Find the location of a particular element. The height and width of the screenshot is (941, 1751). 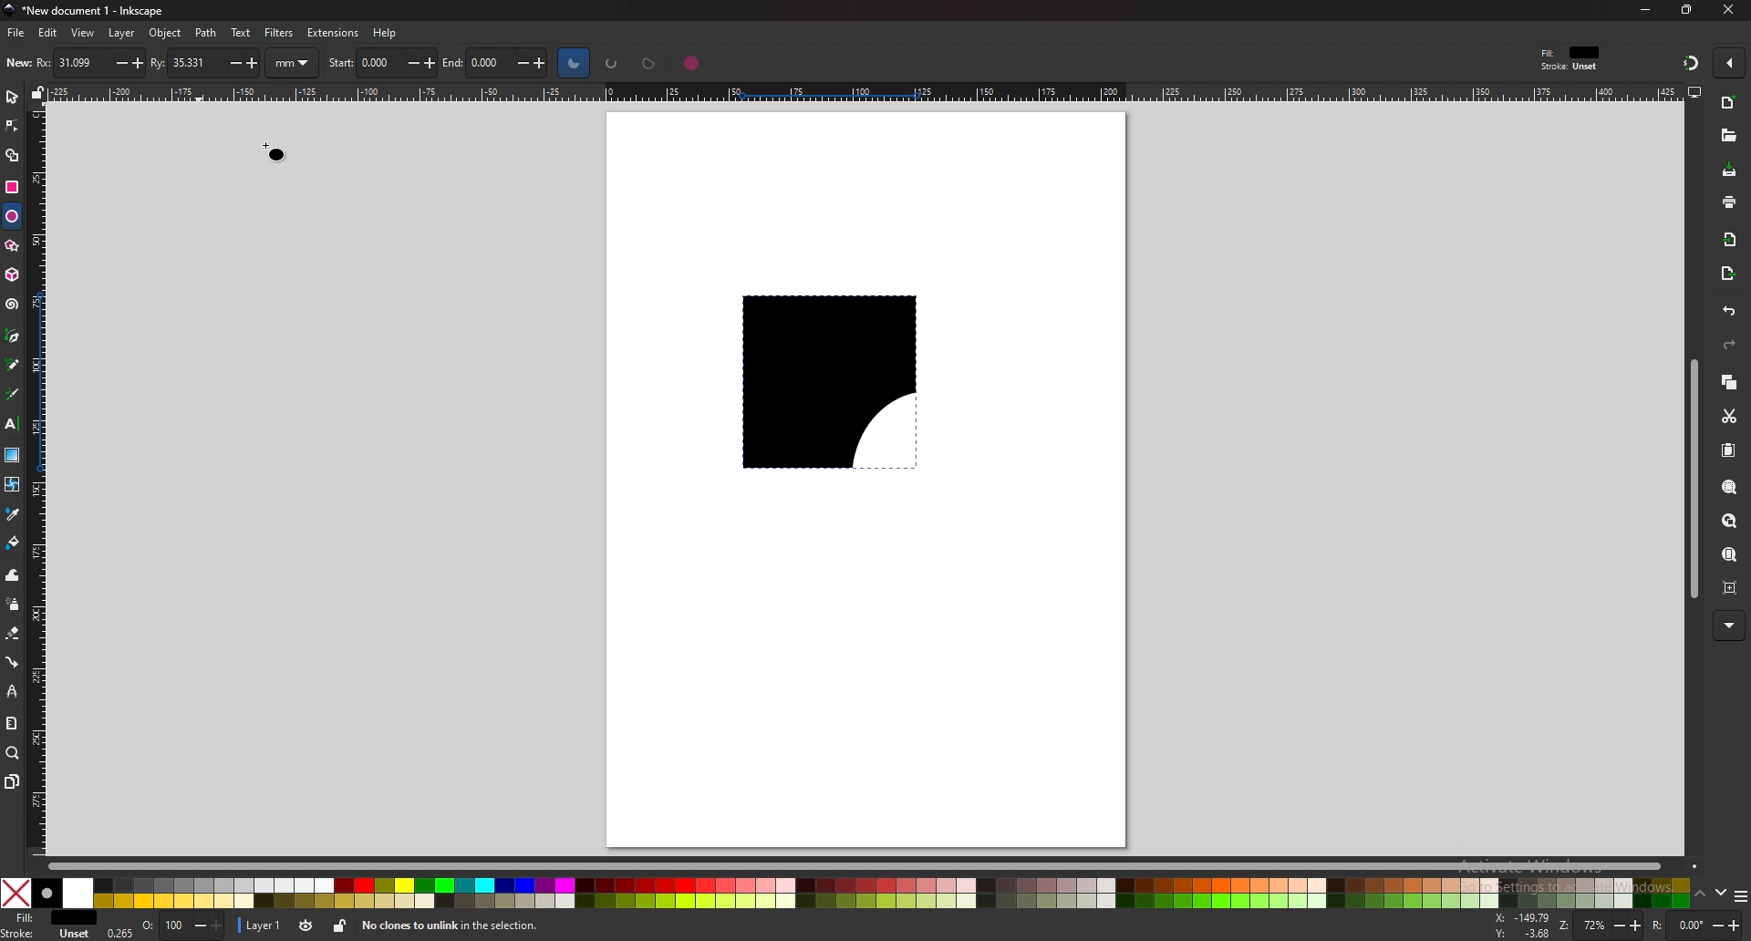

mm is located at coordinates (294, 62).